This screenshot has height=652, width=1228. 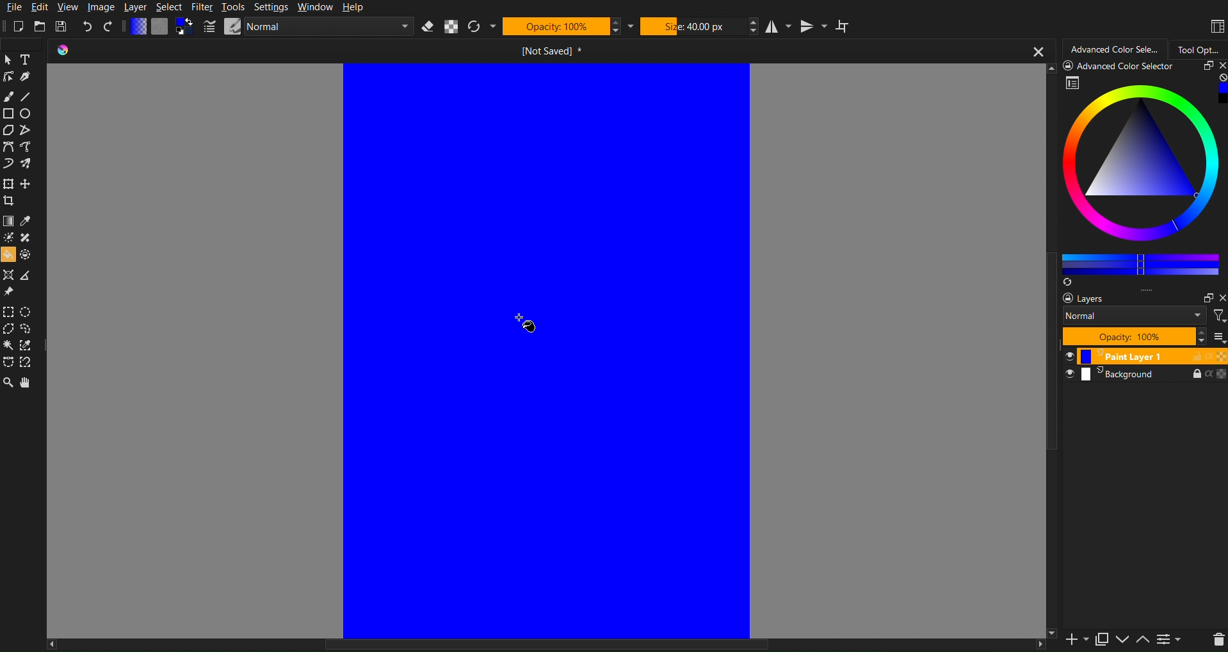 I want to click on opacity, so click(x=1221, y=356).